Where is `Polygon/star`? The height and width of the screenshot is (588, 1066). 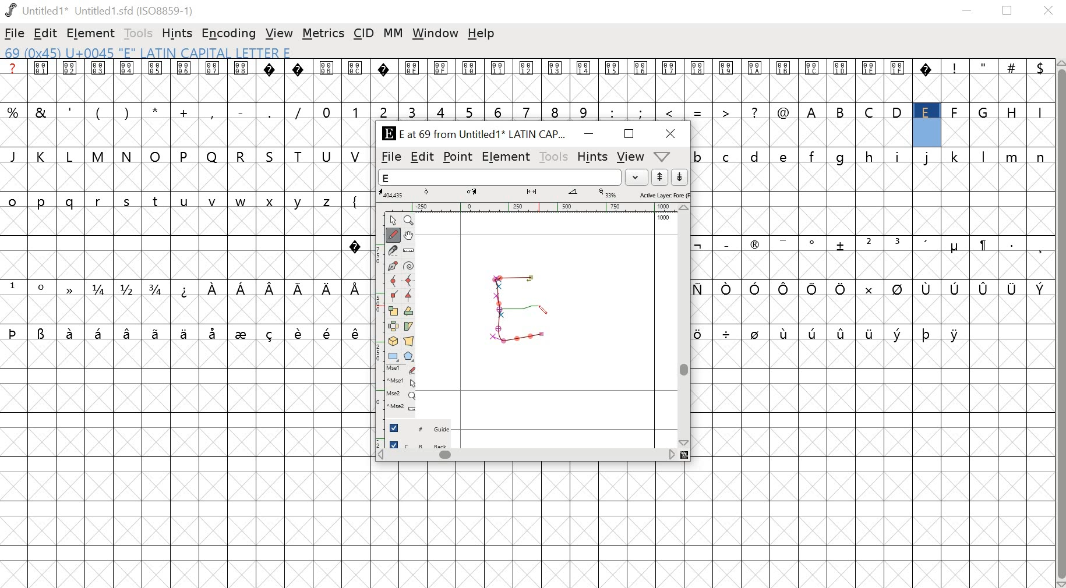
Polygon/star is located at coordinates (407, 357).